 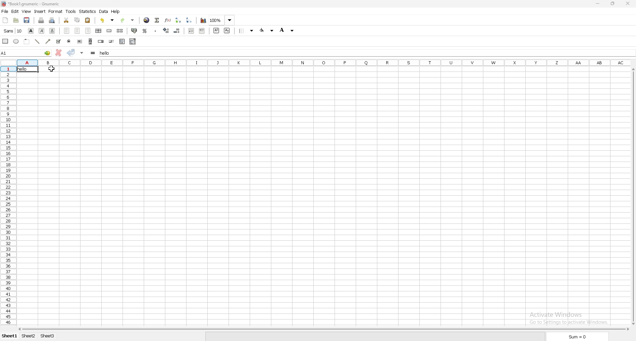 I want to click on arrow object, so click(x=48, y=41).